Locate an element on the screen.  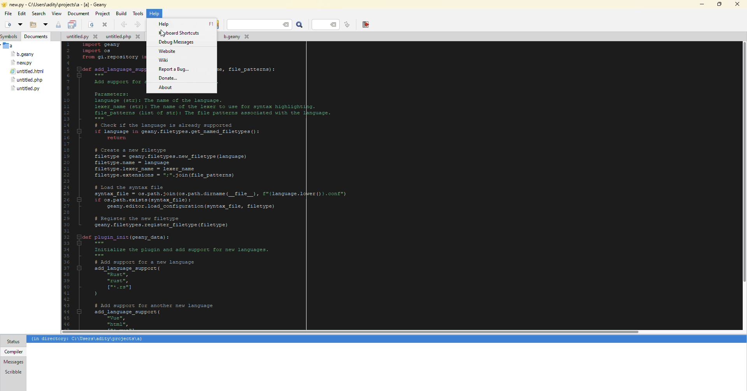
symbols is located at coordinates (11, 37).